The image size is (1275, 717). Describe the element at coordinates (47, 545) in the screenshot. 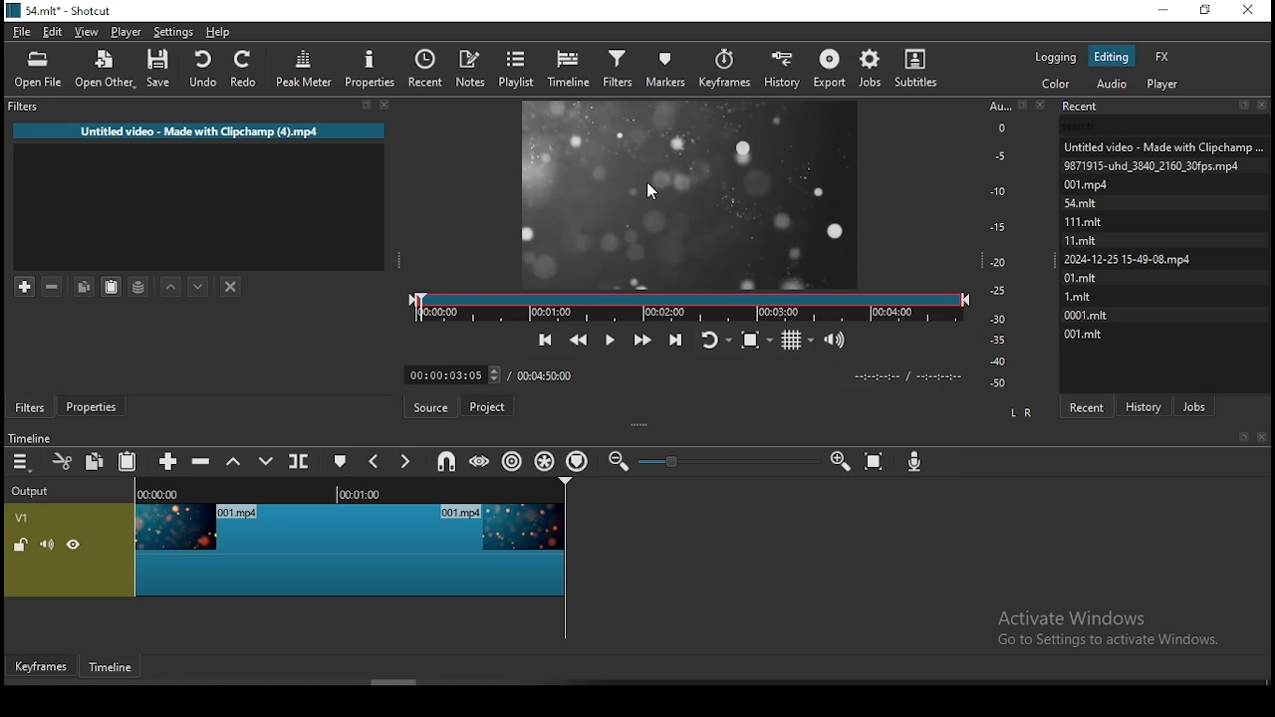

I see `(un)mute` at that location.